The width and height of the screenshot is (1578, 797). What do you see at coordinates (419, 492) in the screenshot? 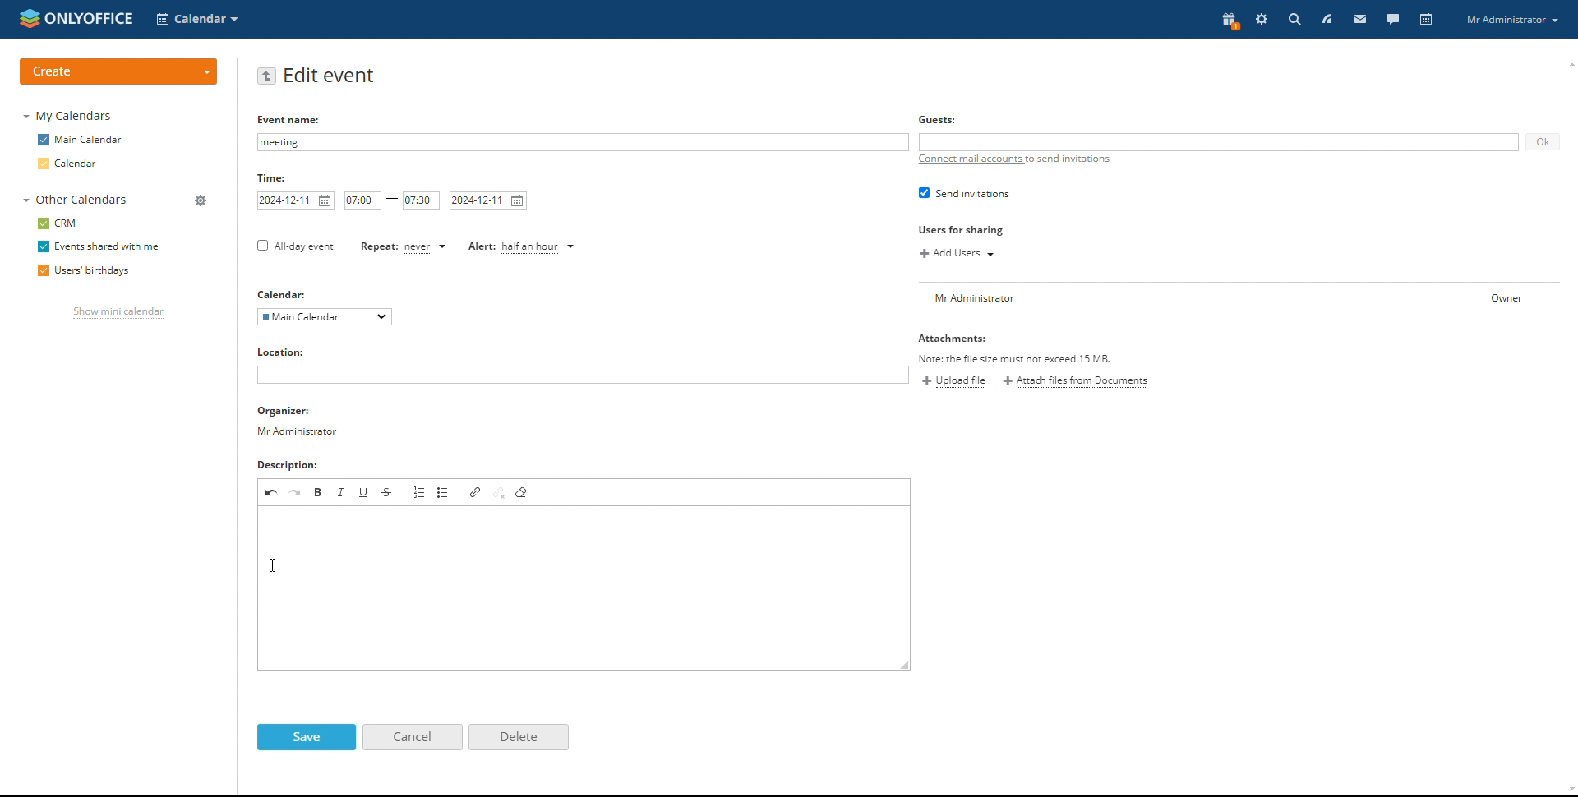
I see `insert/remove numbered list` at bounding box center [419, 492].